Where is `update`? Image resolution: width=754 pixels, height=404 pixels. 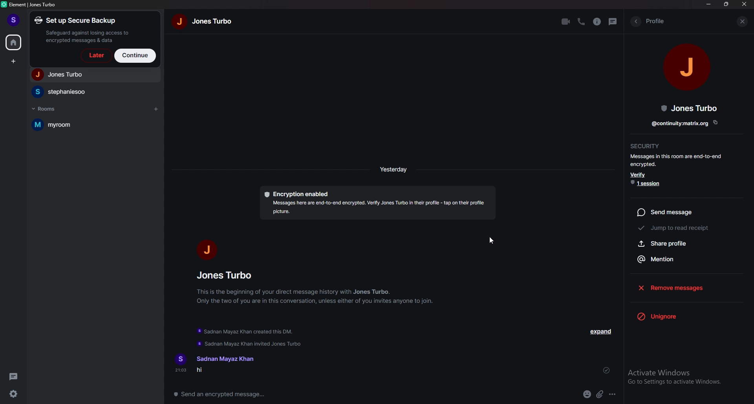 update is located at coordinates (247, 337).